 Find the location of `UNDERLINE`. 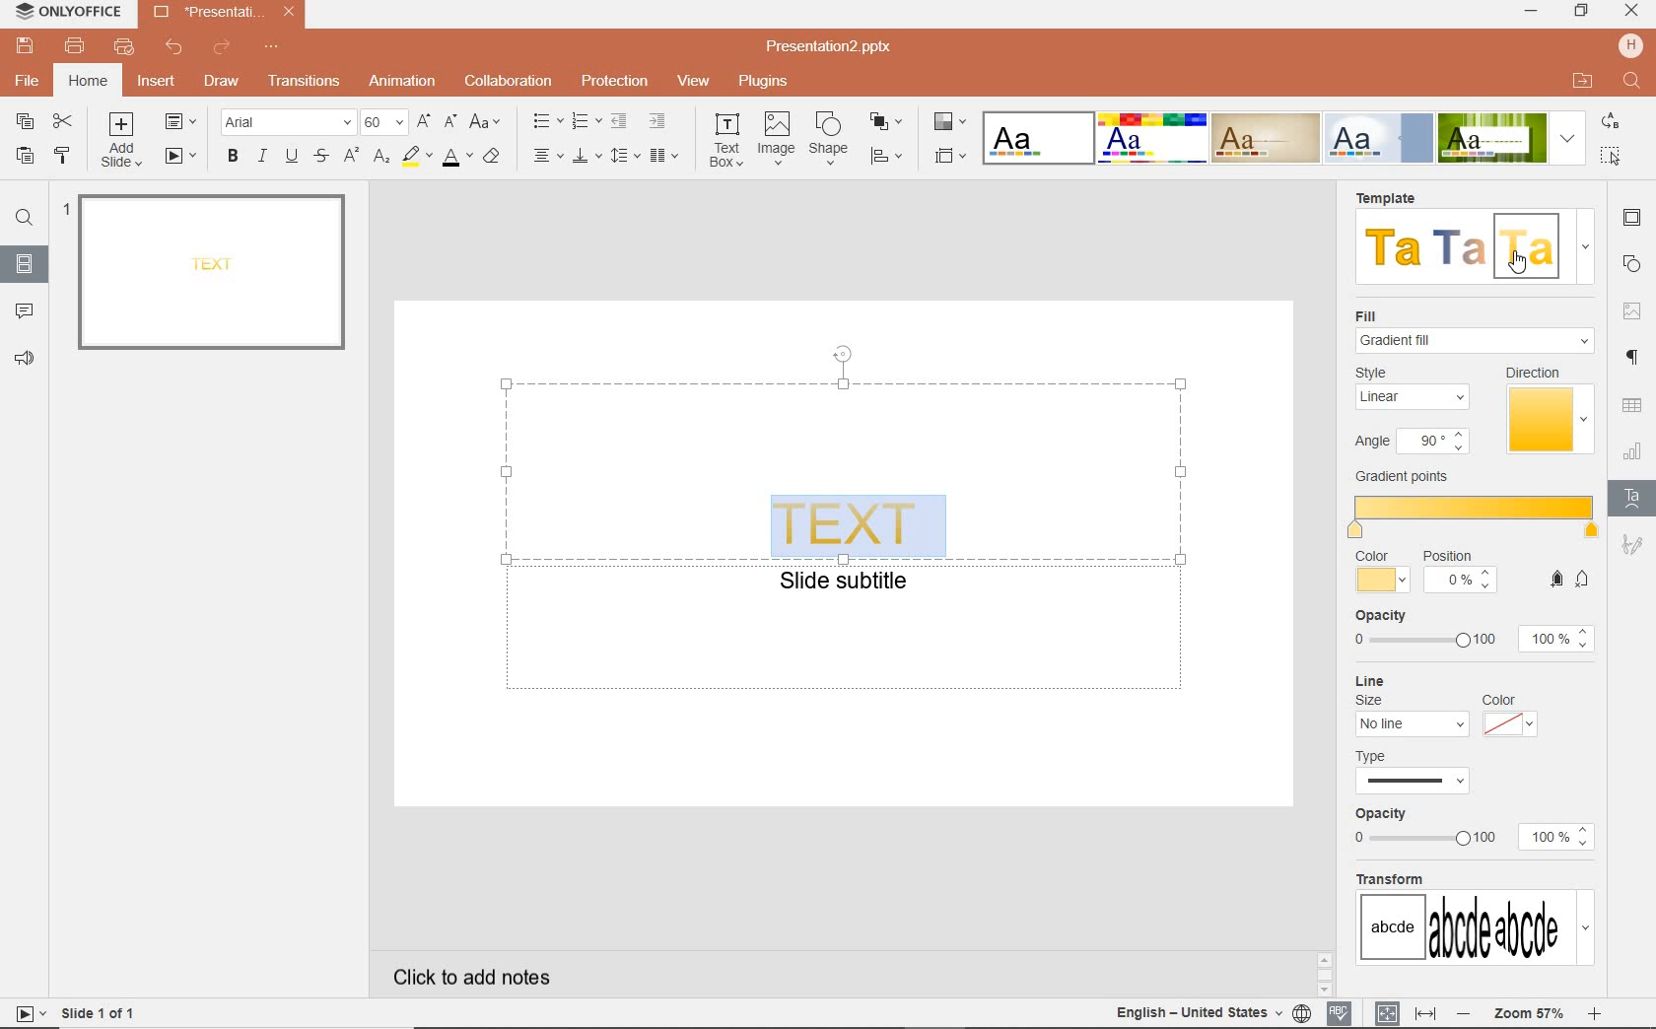

UNDERLINE is located at coordinates (292, 156).